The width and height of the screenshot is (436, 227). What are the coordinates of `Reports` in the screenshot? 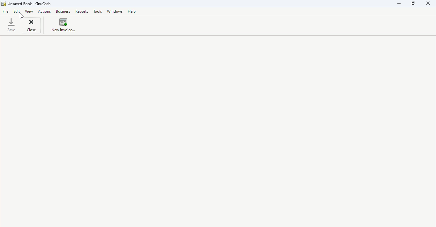 It's located at (83, 12).